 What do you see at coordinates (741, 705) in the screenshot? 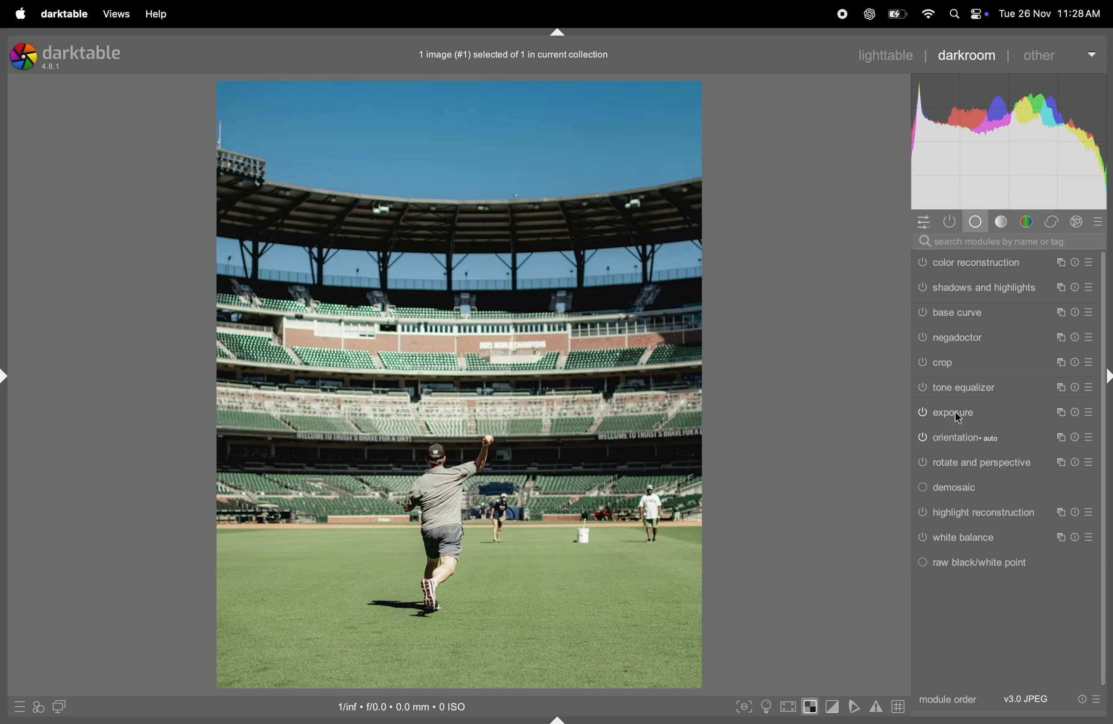
I see `toggle peaking focus mode` at bounding box center [741, 705].